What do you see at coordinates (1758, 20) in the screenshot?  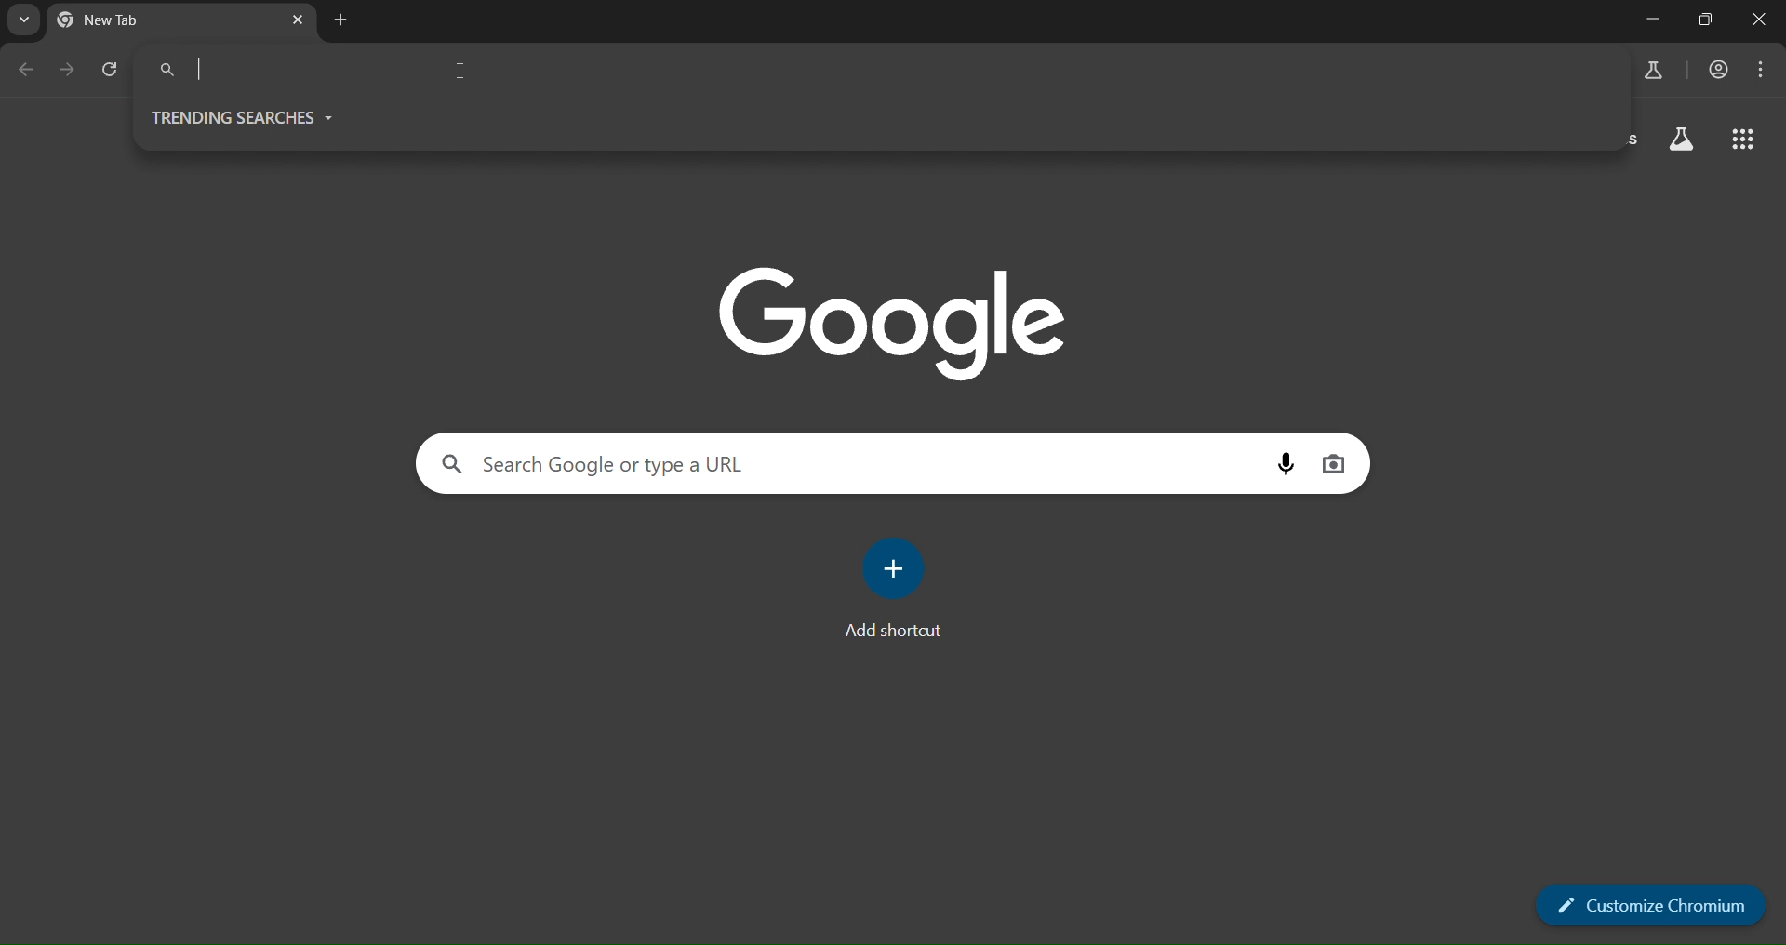 I see `close` at bounding box center [1758, 20].